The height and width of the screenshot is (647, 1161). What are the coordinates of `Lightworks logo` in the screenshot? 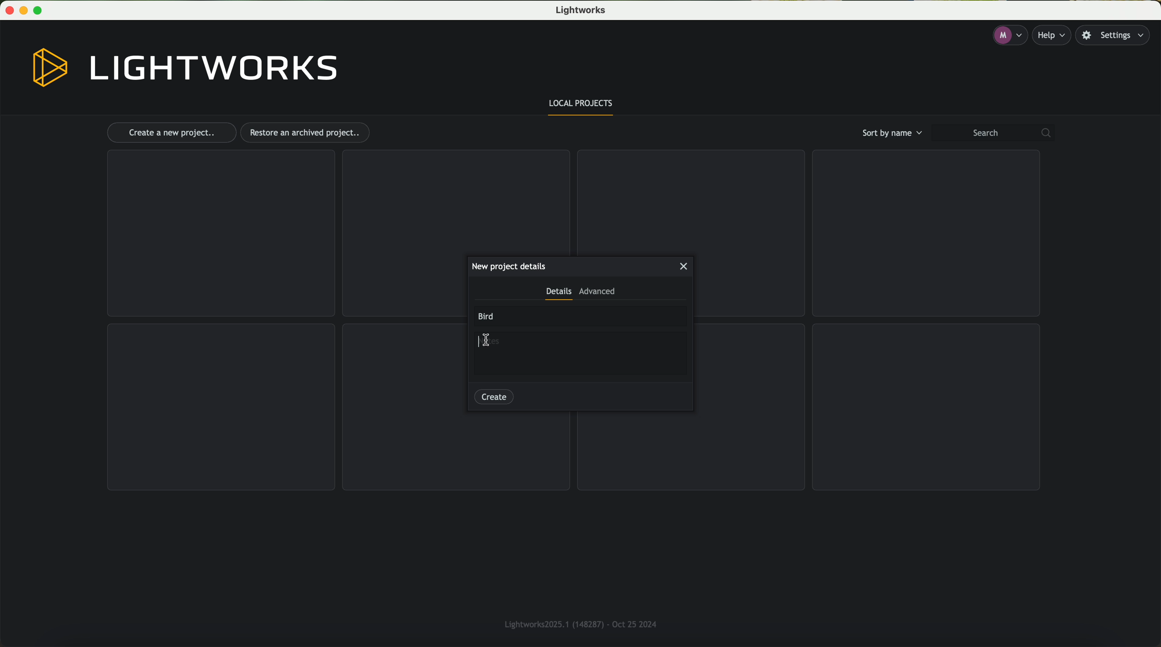 It's located at (186, 68).